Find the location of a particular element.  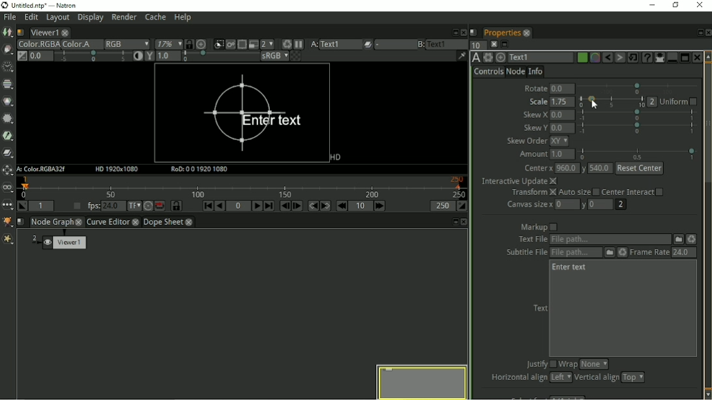

Rotate is located at coordinates (612, 88).